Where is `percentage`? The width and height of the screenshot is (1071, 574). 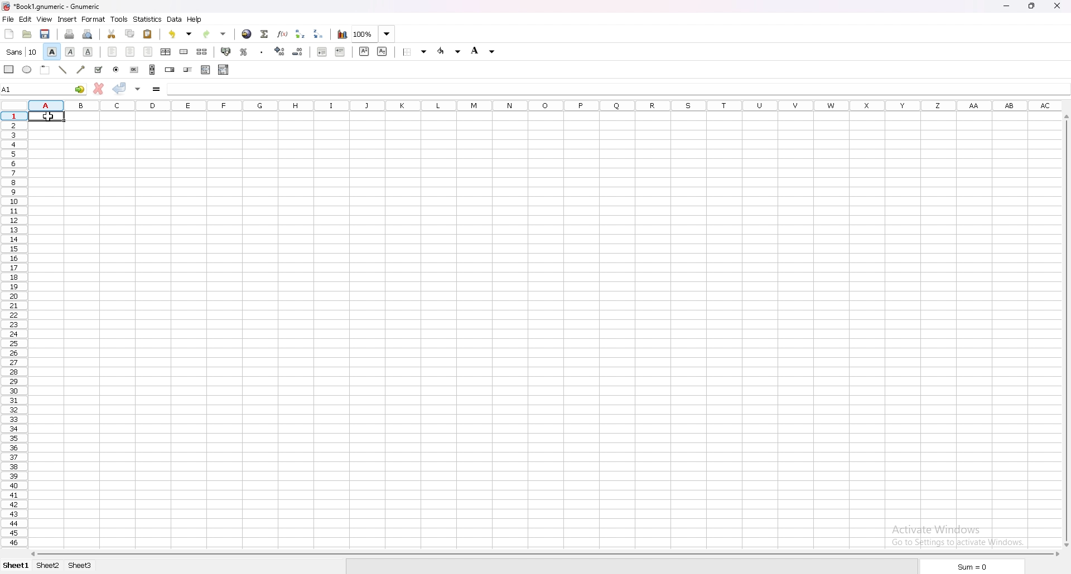 percentage is located at coordinates (244, 52).